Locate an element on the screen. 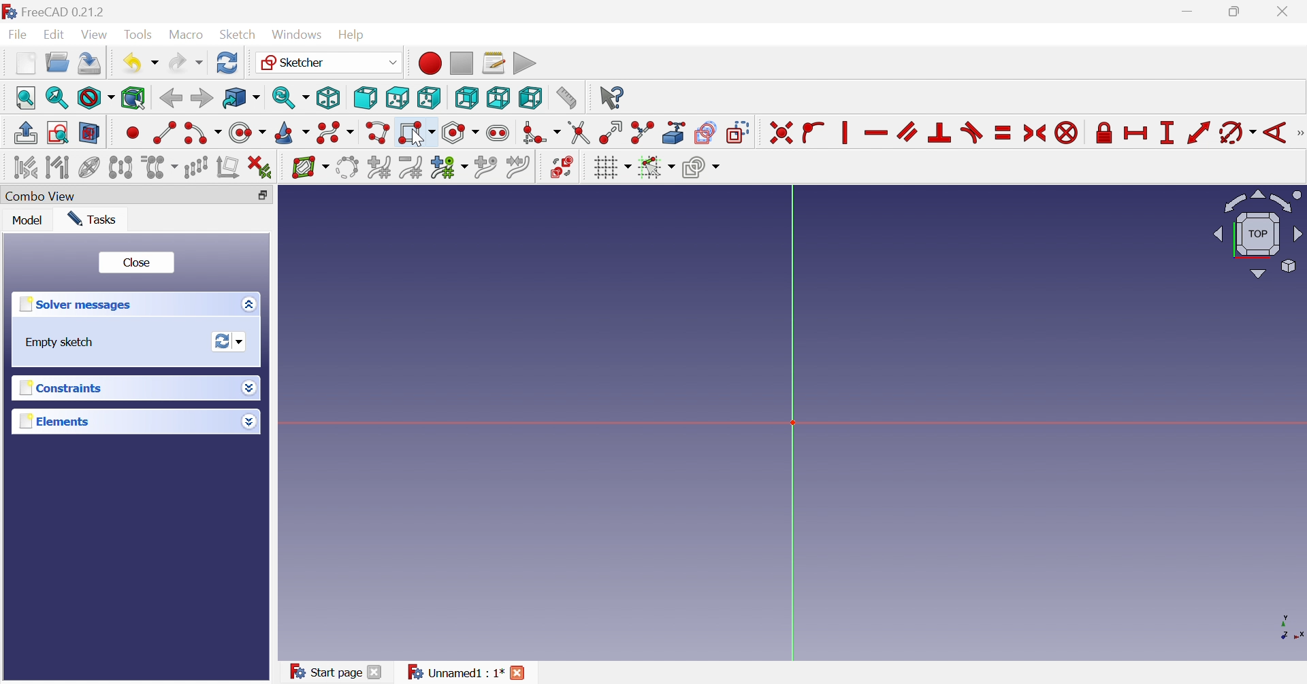 This screenshot has height=684, width=1307. Constrain block is located at coordinates (1066, 133).